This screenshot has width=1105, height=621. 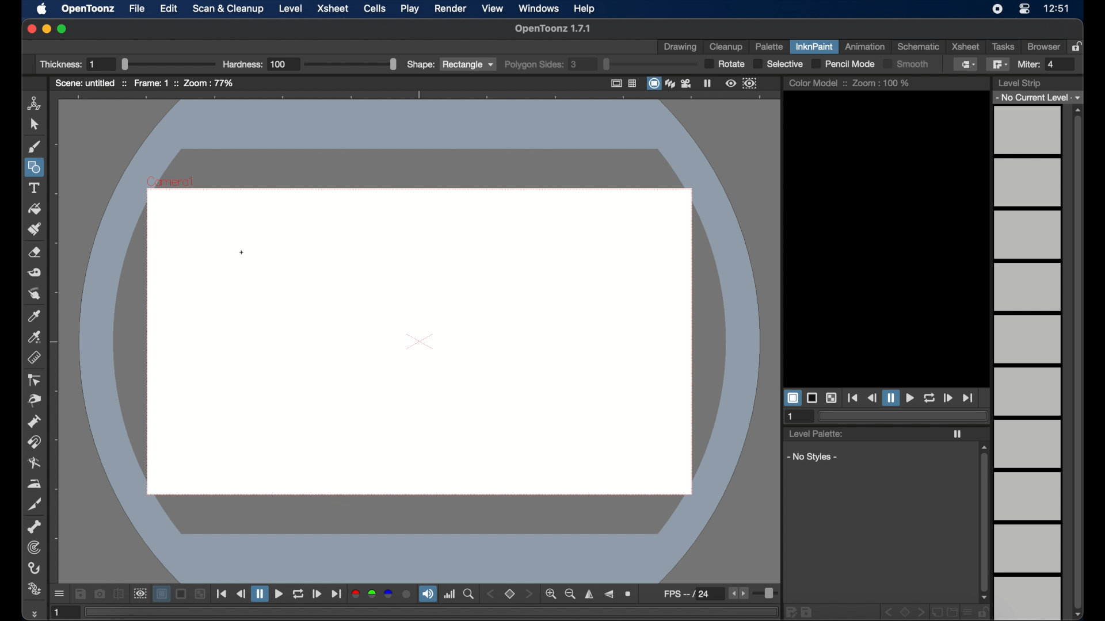 I want to click on play, so click(x=410, y=8).